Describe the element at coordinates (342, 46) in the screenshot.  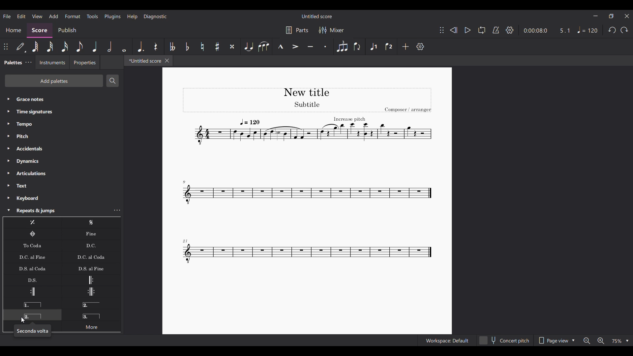
I see `Tuplet` at that location.